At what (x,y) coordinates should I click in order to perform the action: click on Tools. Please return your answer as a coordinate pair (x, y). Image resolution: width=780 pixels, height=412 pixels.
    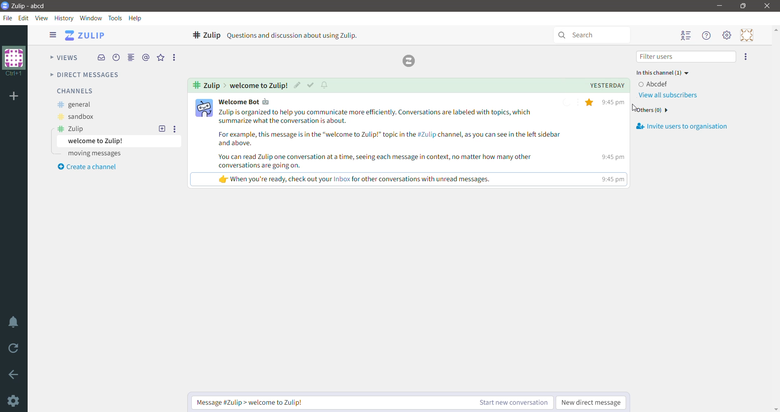
    Looking at the image, I should click on (115, 18).